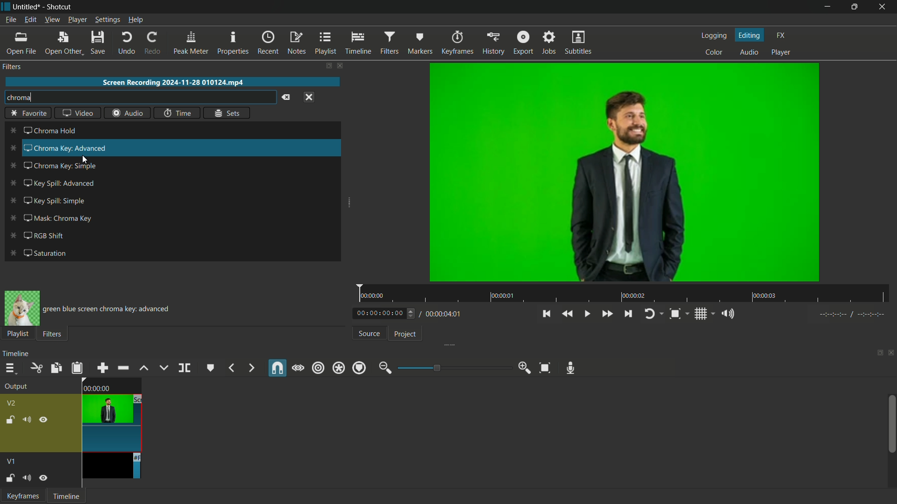 The height and width of the screenshot is (504, 897). What do you see at coordinates (59, 7) in the screenshot?
I see `shotcut` at bounding box center [59, 7].